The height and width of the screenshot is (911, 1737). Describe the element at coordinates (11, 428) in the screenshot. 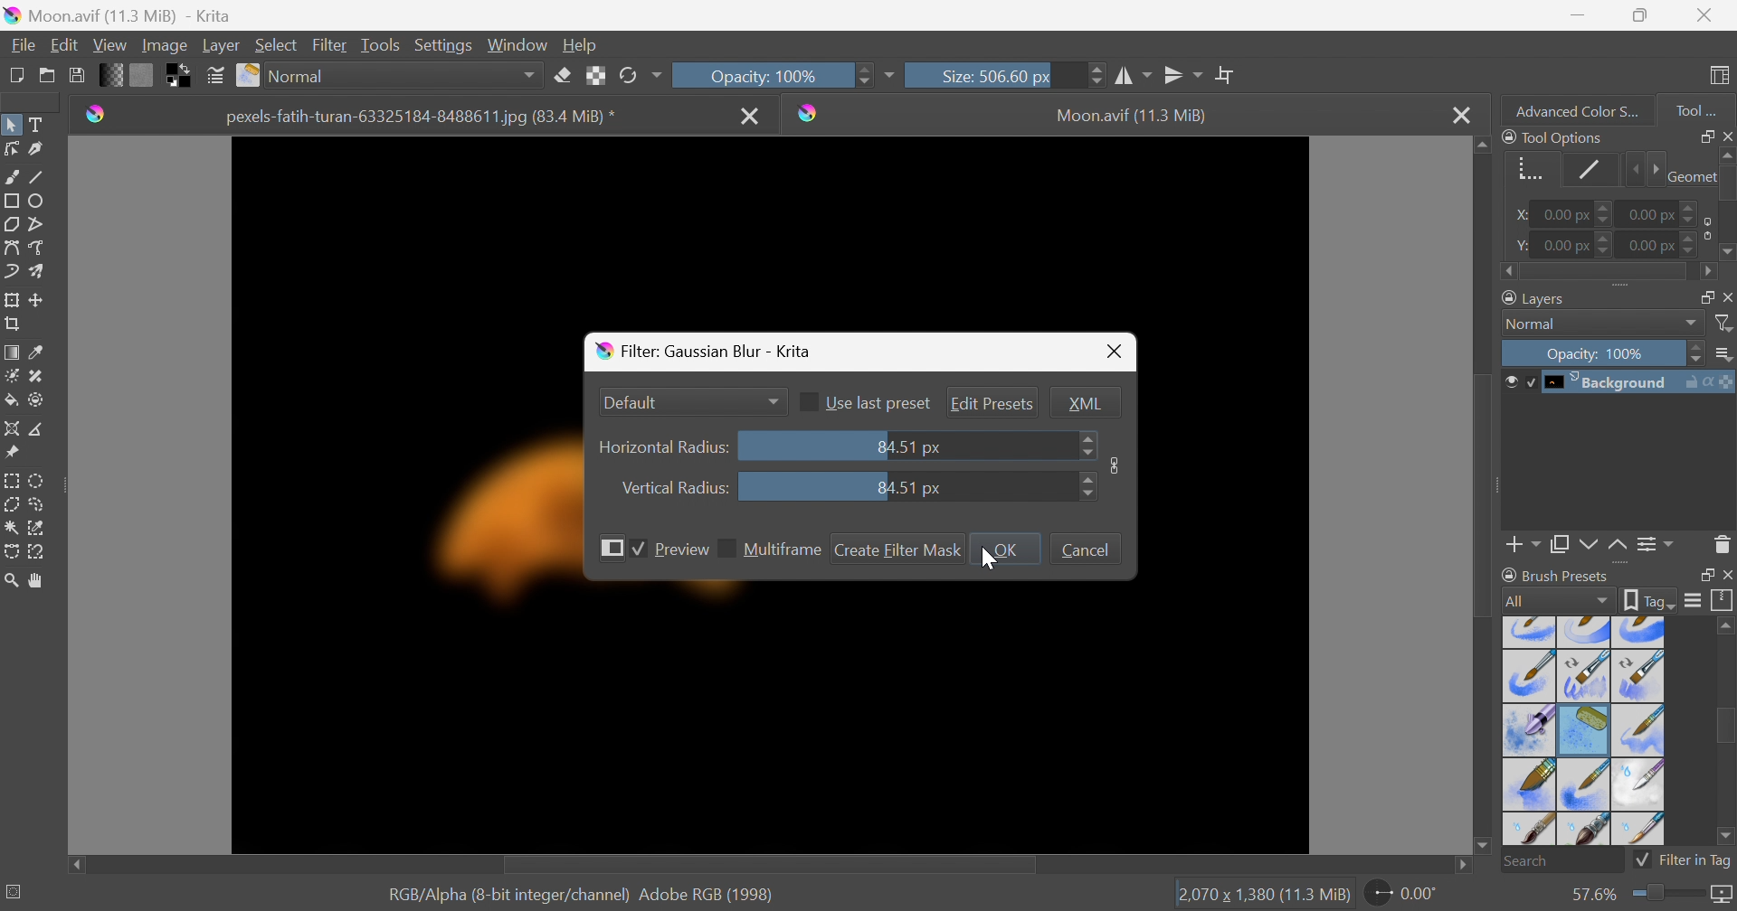

I see `Assistant tool` at that location.